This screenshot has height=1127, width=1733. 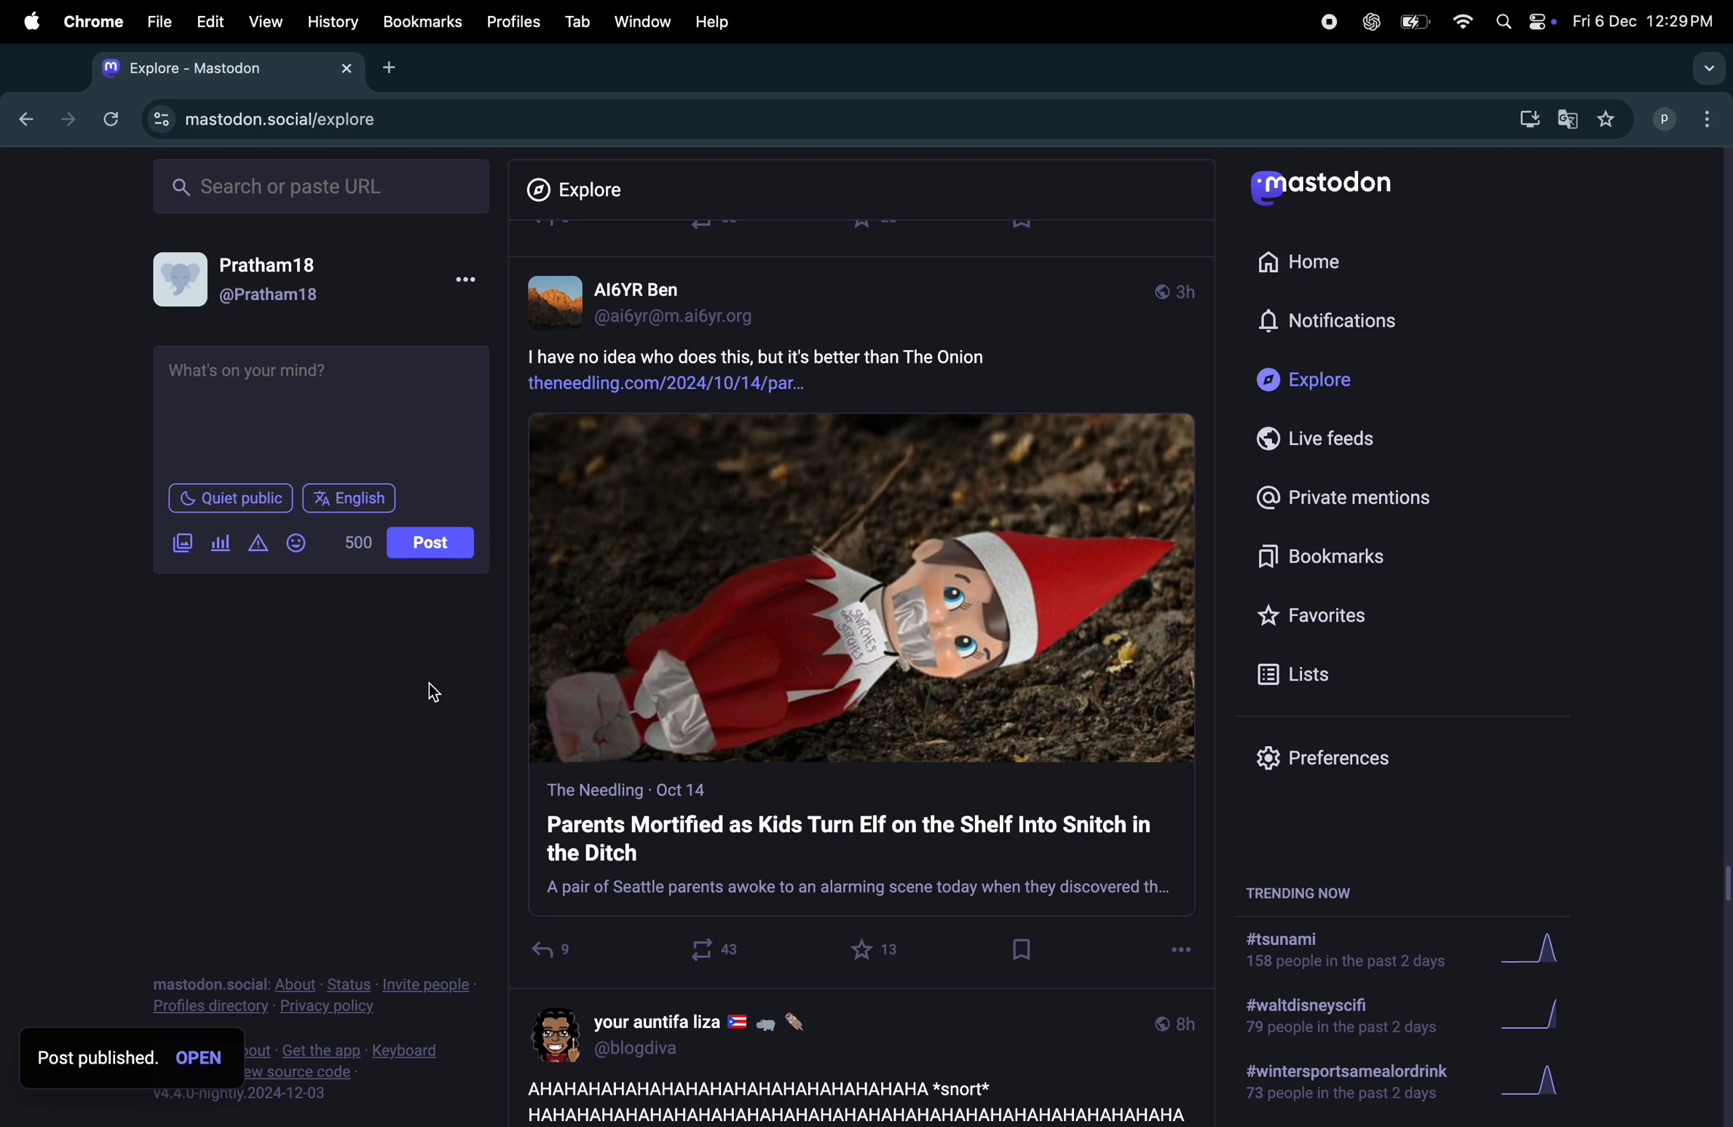 I want to click on Book mark, so click(x=421, y=21).